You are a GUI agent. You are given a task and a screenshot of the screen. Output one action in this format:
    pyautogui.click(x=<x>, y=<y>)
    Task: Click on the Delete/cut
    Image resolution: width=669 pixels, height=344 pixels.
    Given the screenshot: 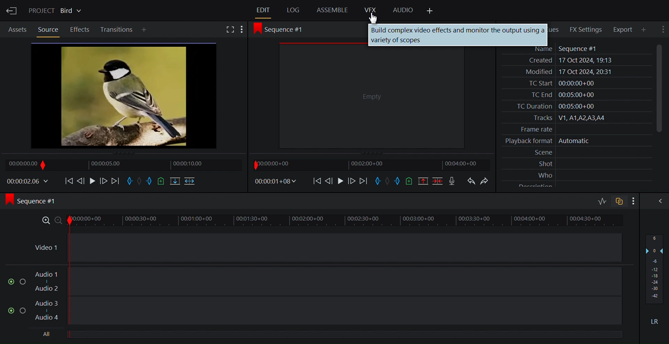 What is the action you would take?
    pyautogui.click(x=439, y=182)
    